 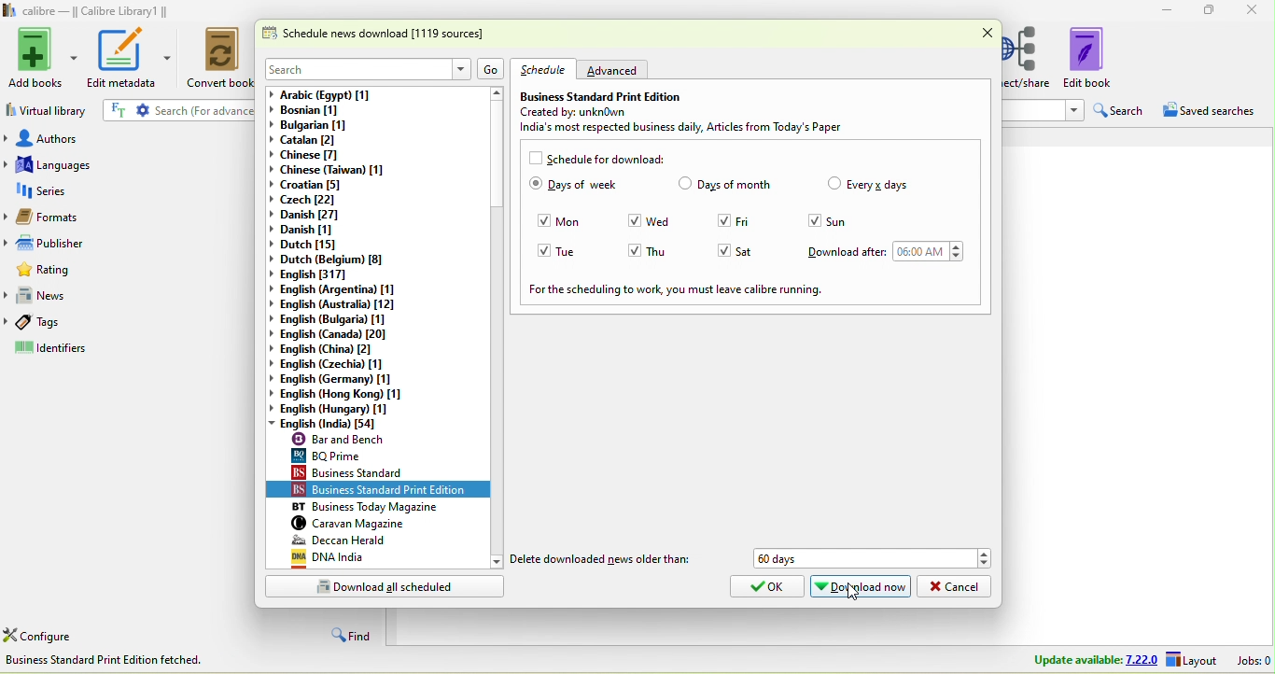 I want to click on business standard print edition, so click(x=386, y=490).